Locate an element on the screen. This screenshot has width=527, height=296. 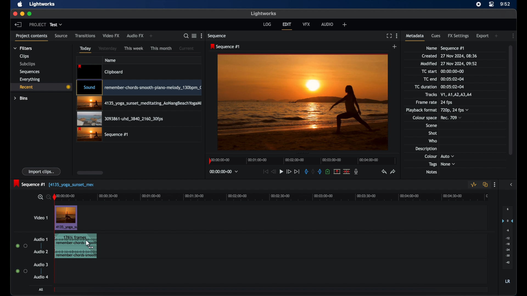
source is located at coordinates (61, 35).